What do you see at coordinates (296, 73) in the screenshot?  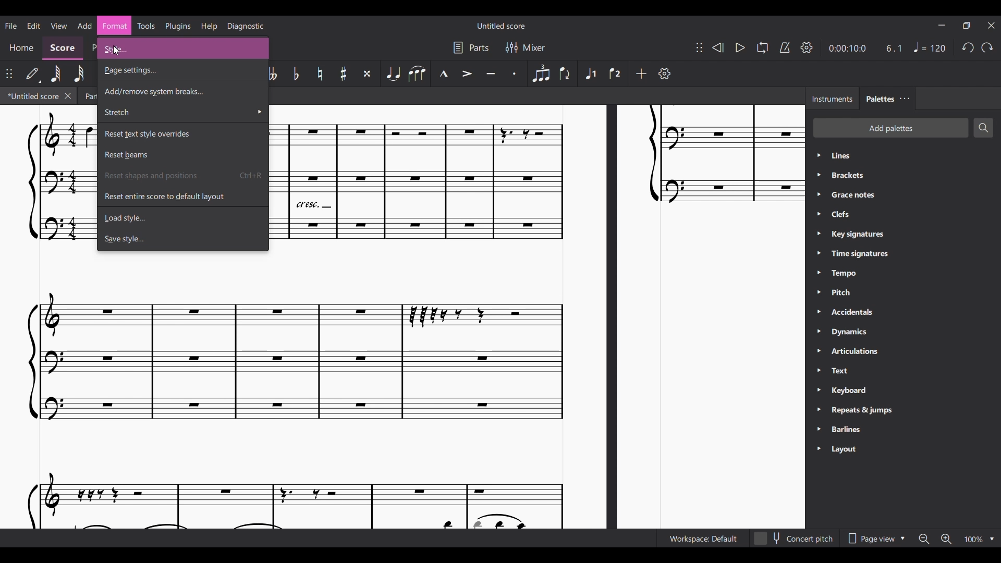 I see `Toggle flat` at bounding box center [296, 73].